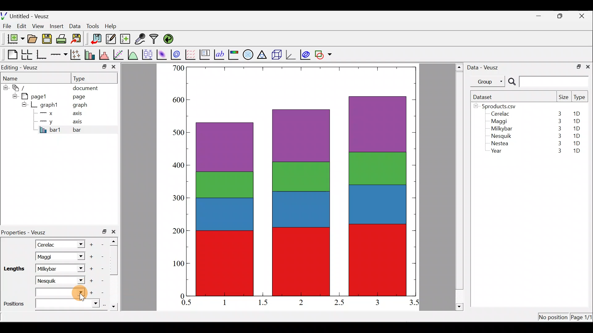 This screenshot has width=593, height=333. I want to click on Add another item, so click(92, 244).